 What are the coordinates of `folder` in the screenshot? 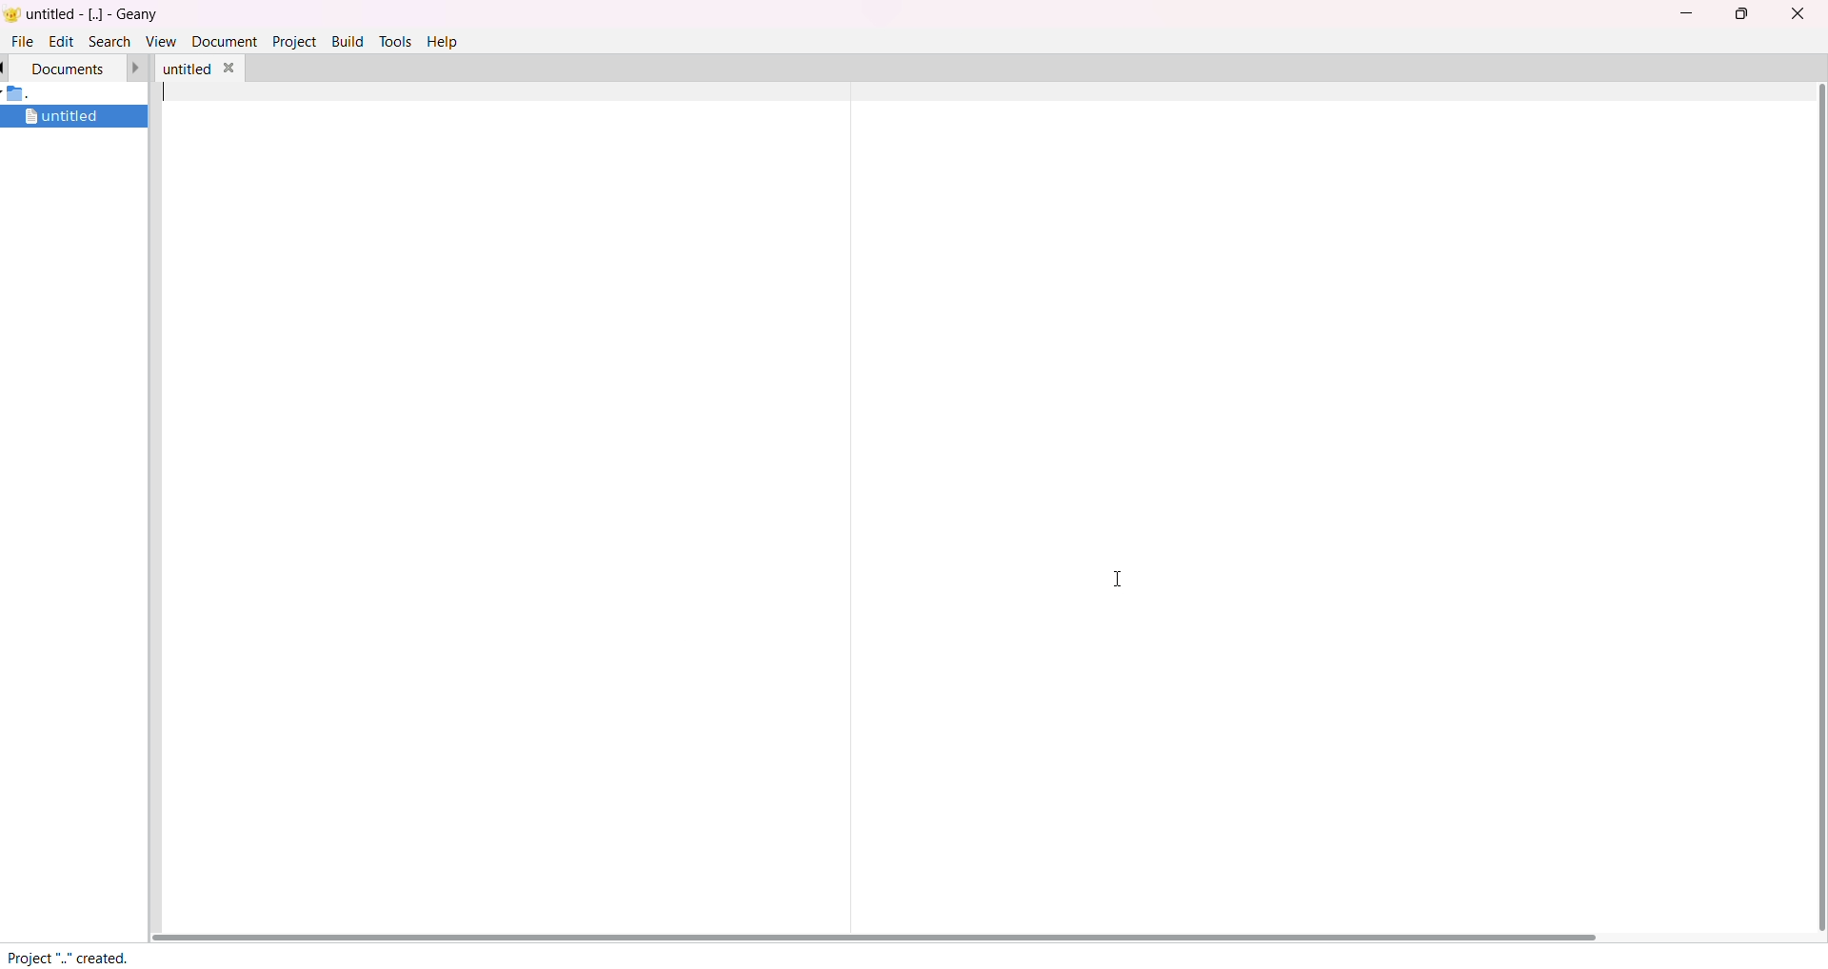 It's located at (21, 95).